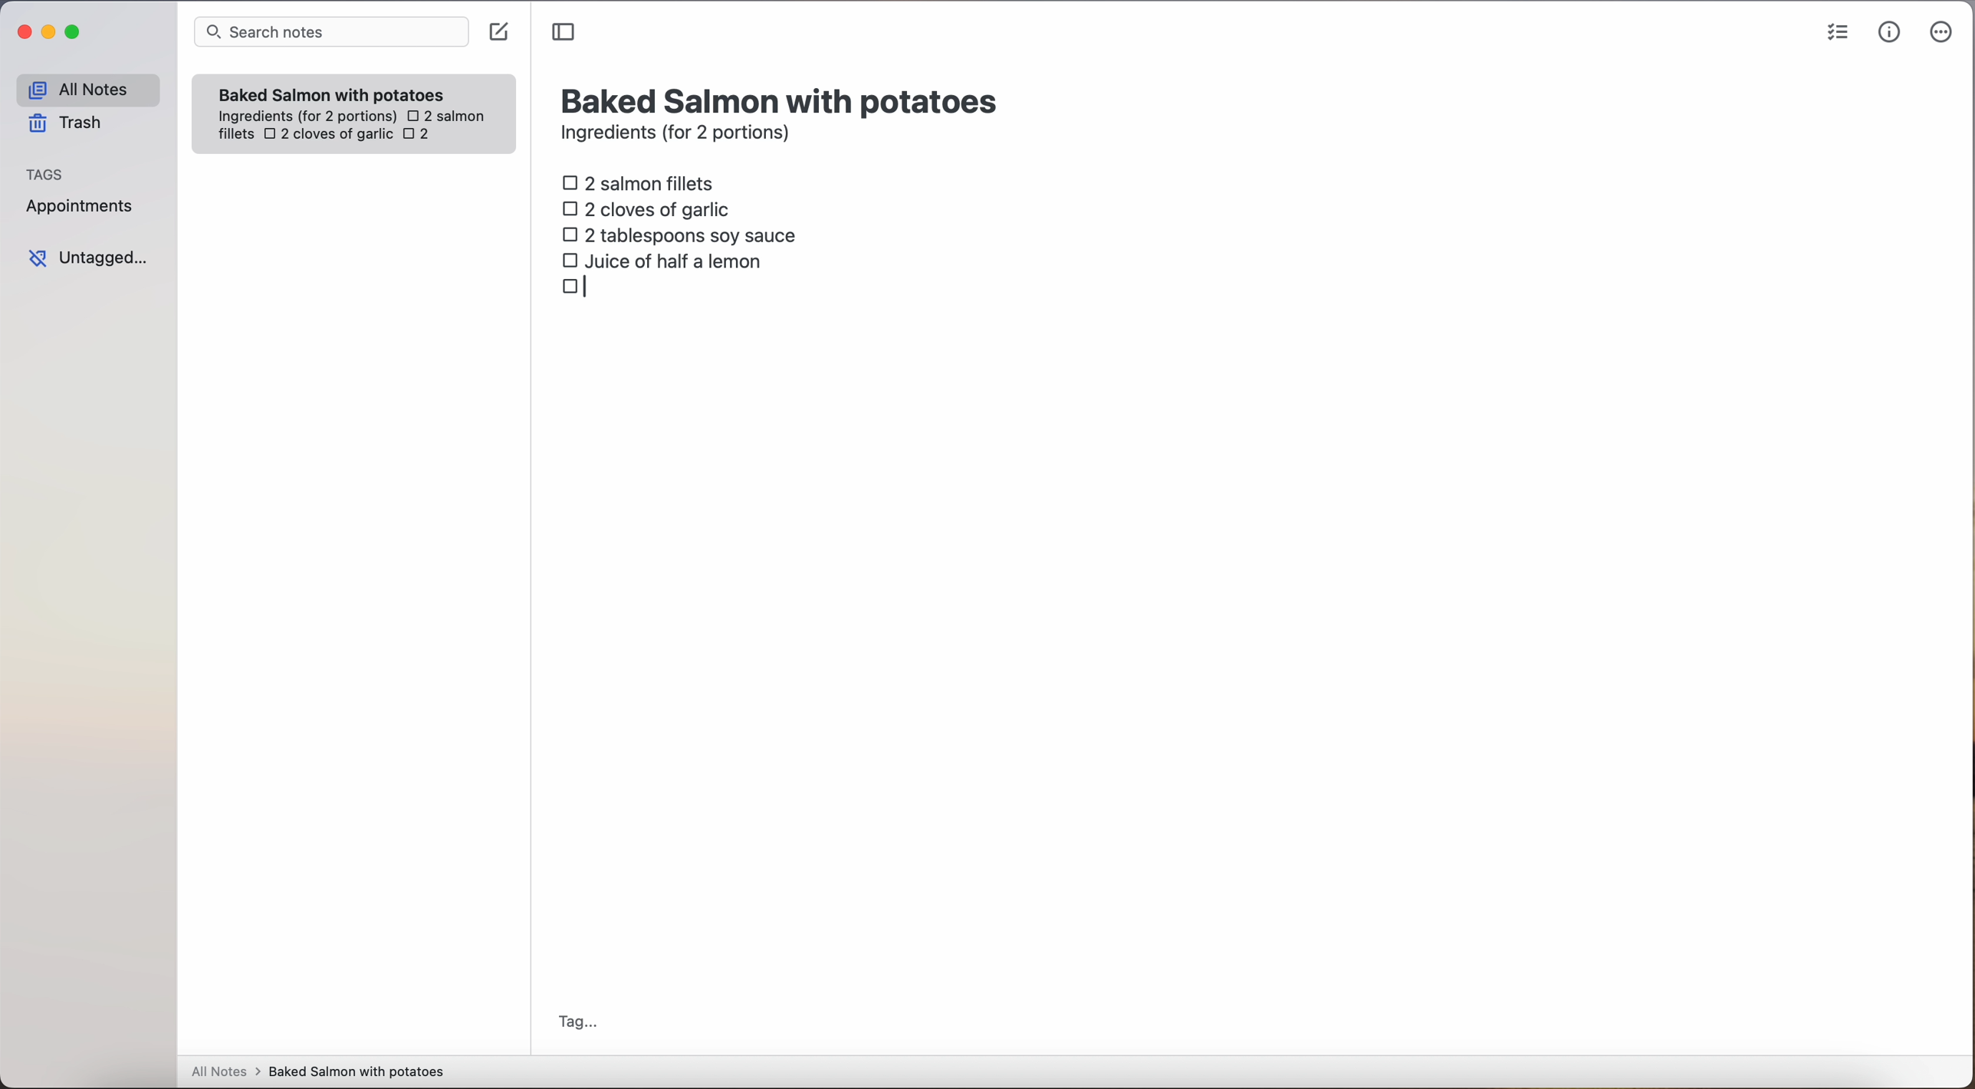  I want to click on more options, so click(1944, 33).